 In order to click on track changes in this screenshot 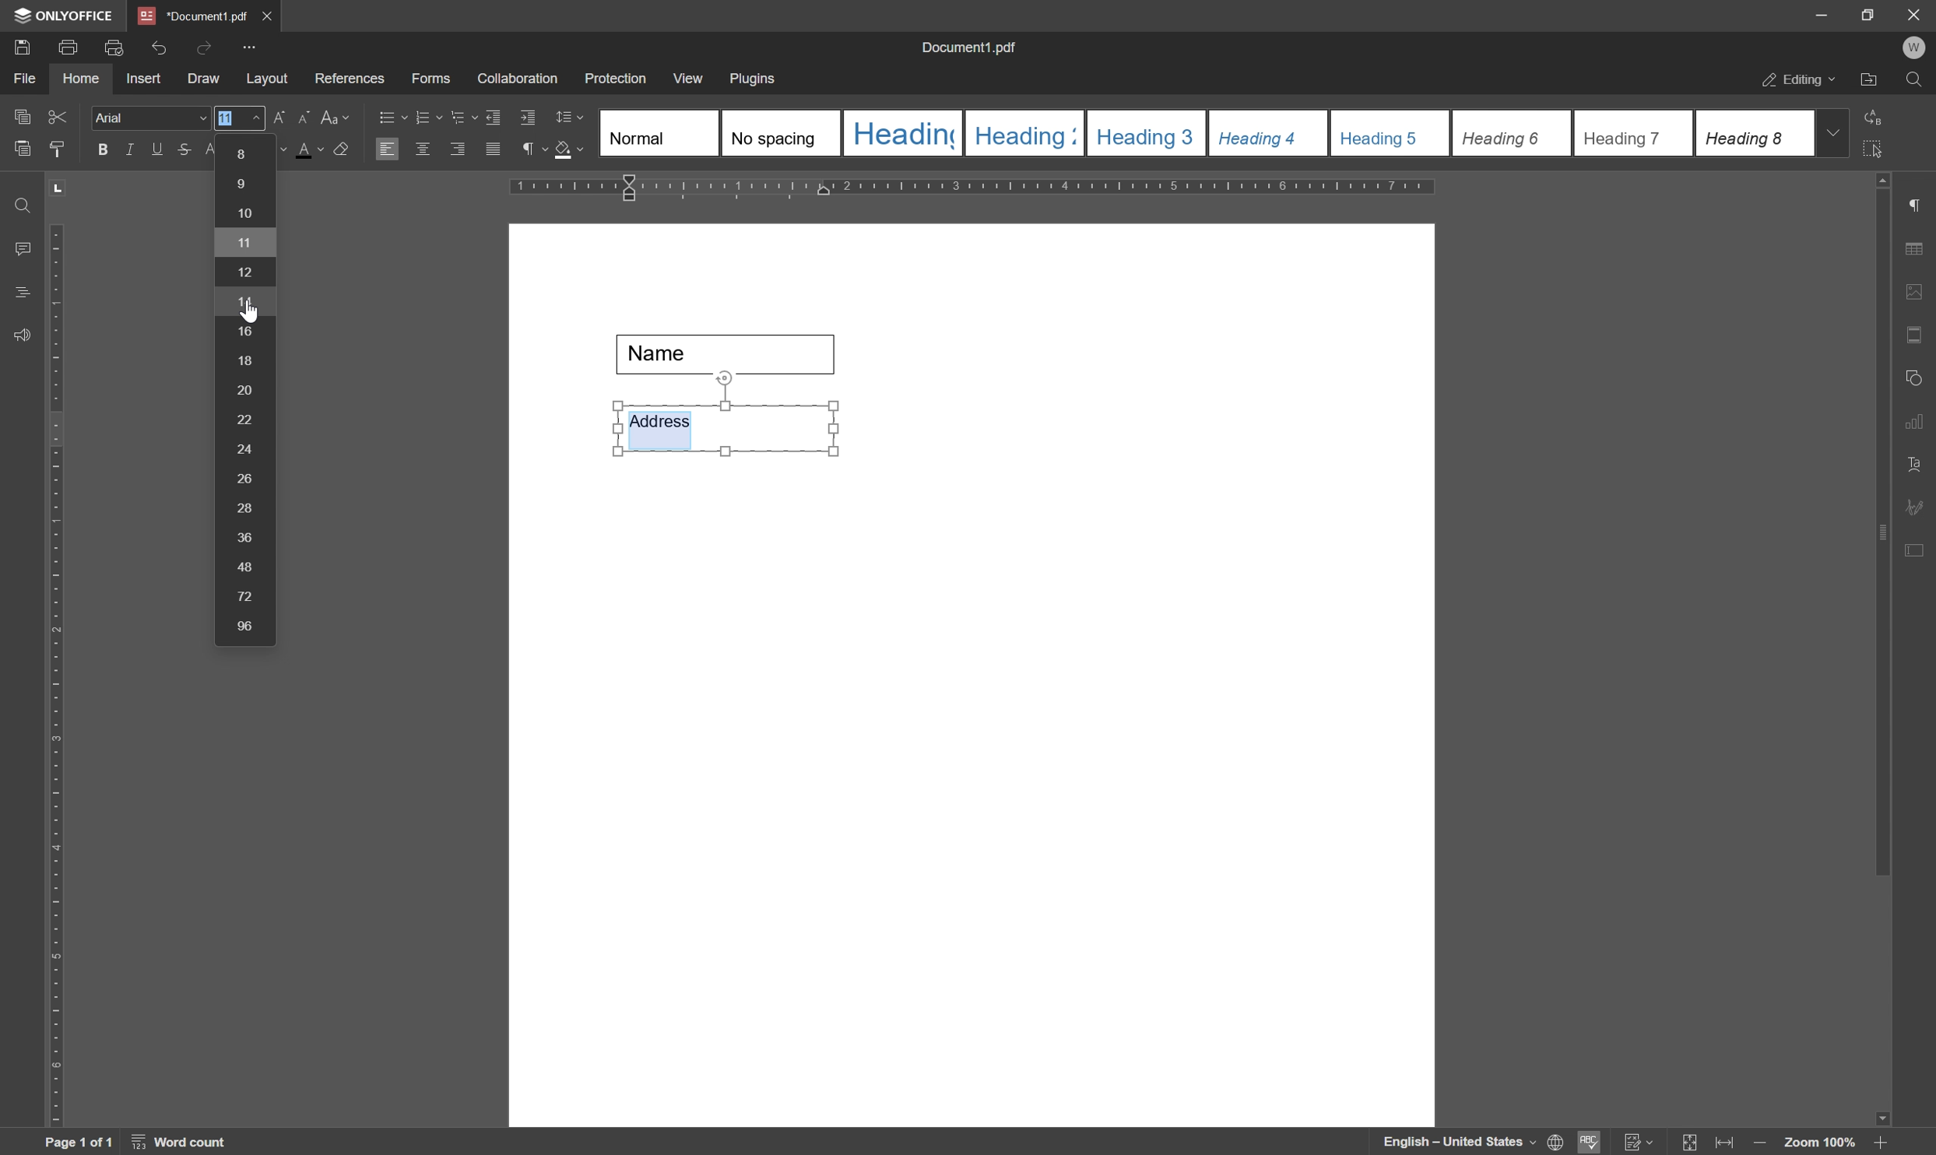, I will do `click(1637, 1143)`.